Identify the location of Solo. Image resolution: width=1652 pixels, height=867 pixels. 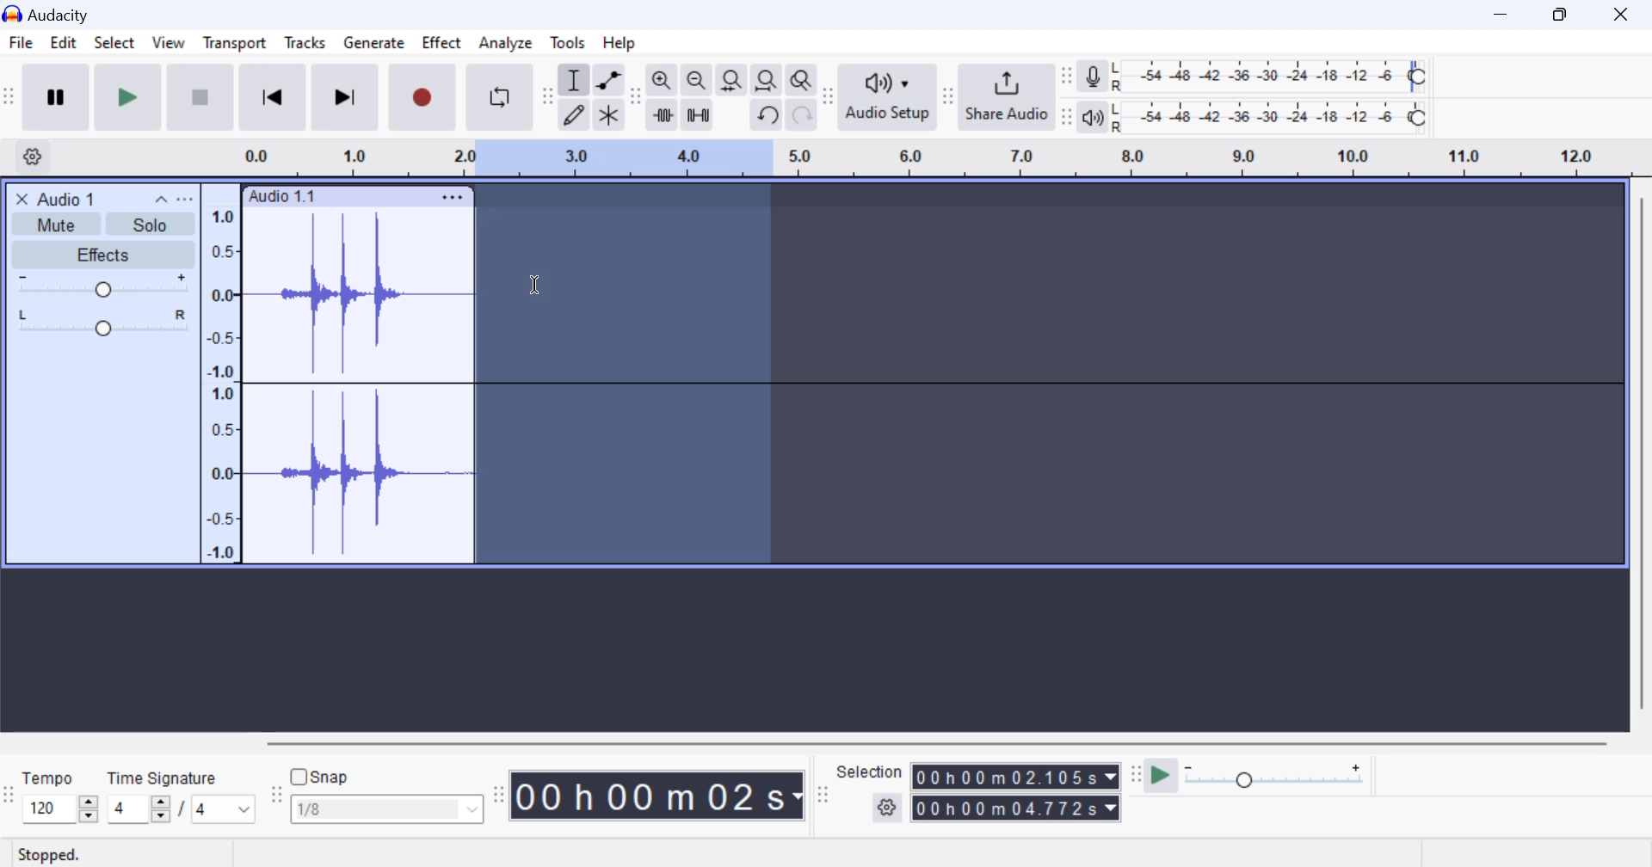
(151, 224).